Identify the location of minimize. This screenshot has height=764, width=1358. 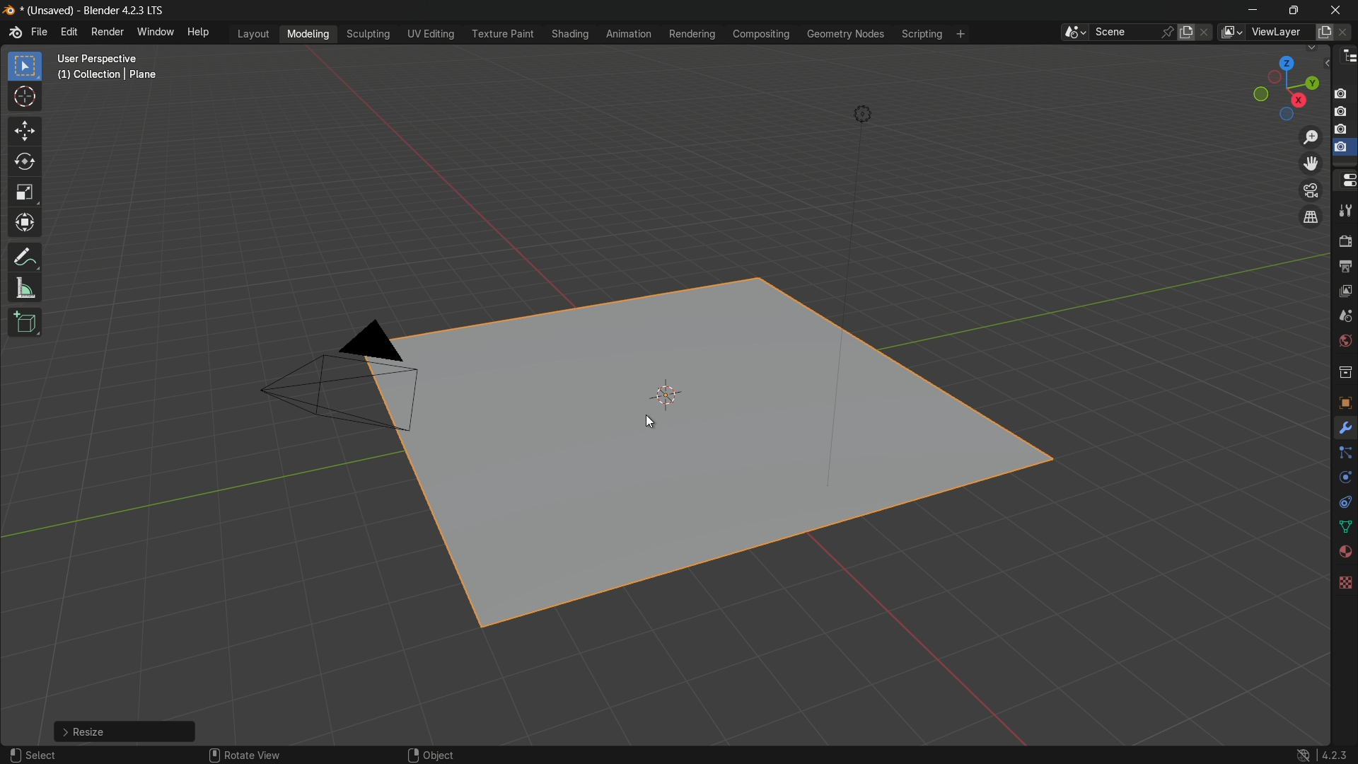
(1253, 10).